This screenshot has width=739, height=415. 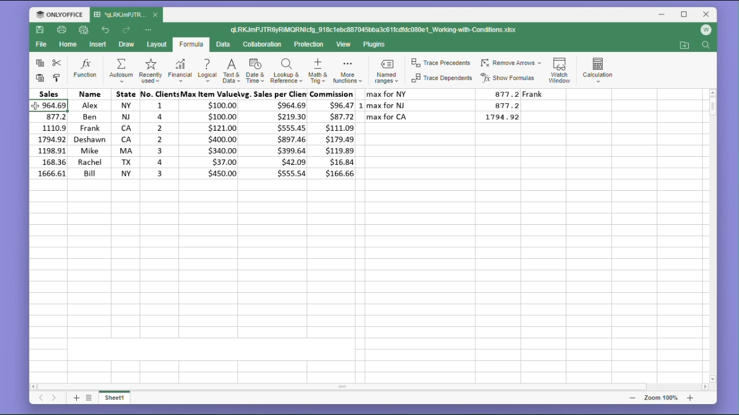 I want to click on names, so click(x=88, y=136).